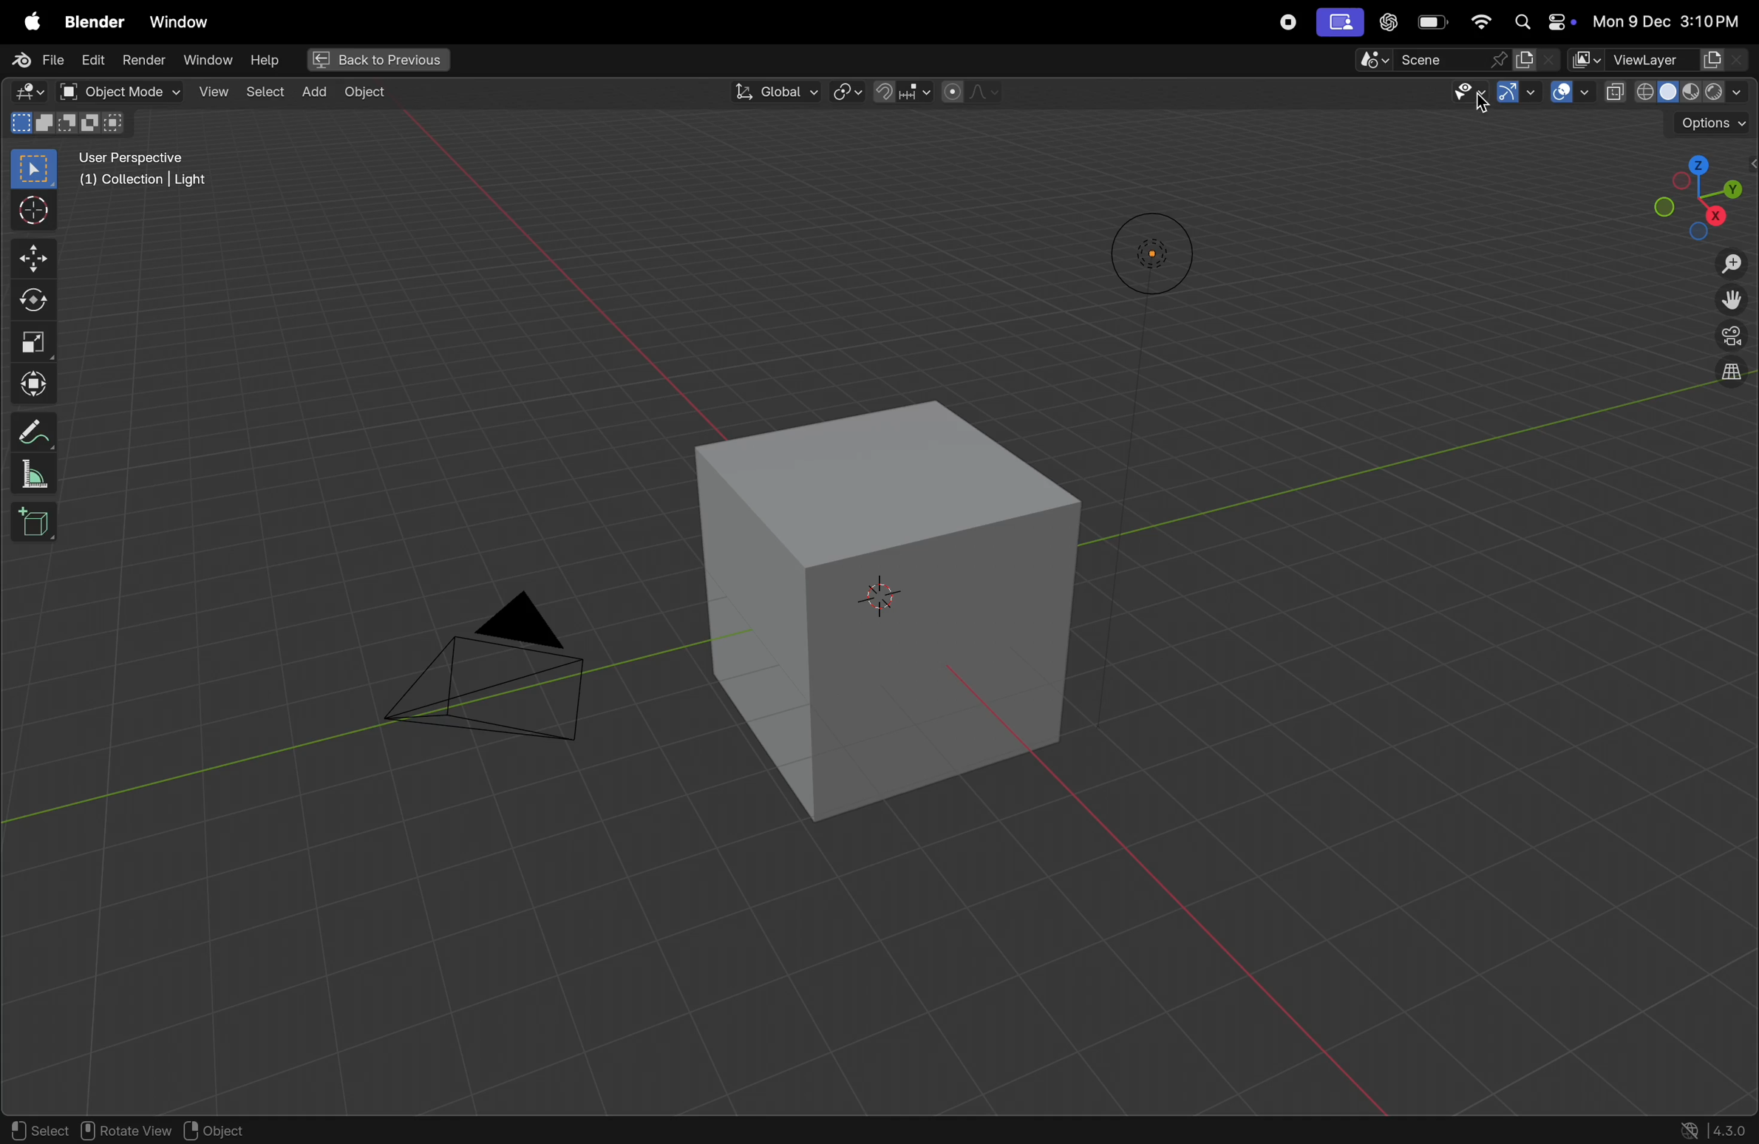 The width and height of the screenshot is (1759, 1144). I want to click on select, so click(36, 1129).